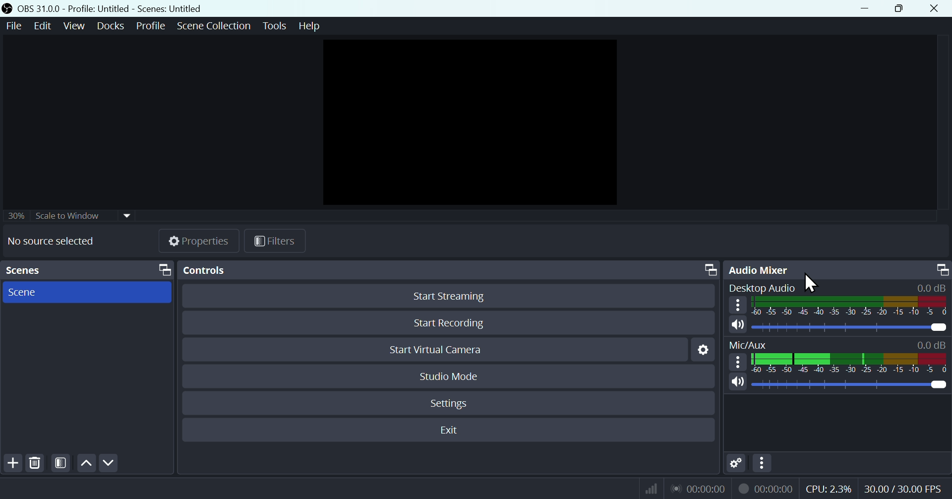 Image resolution: width=952 pixels, height=499 pixels. Describe the element at coordinates (61, 463) in the screenshot. I see `Contrast` at that location.